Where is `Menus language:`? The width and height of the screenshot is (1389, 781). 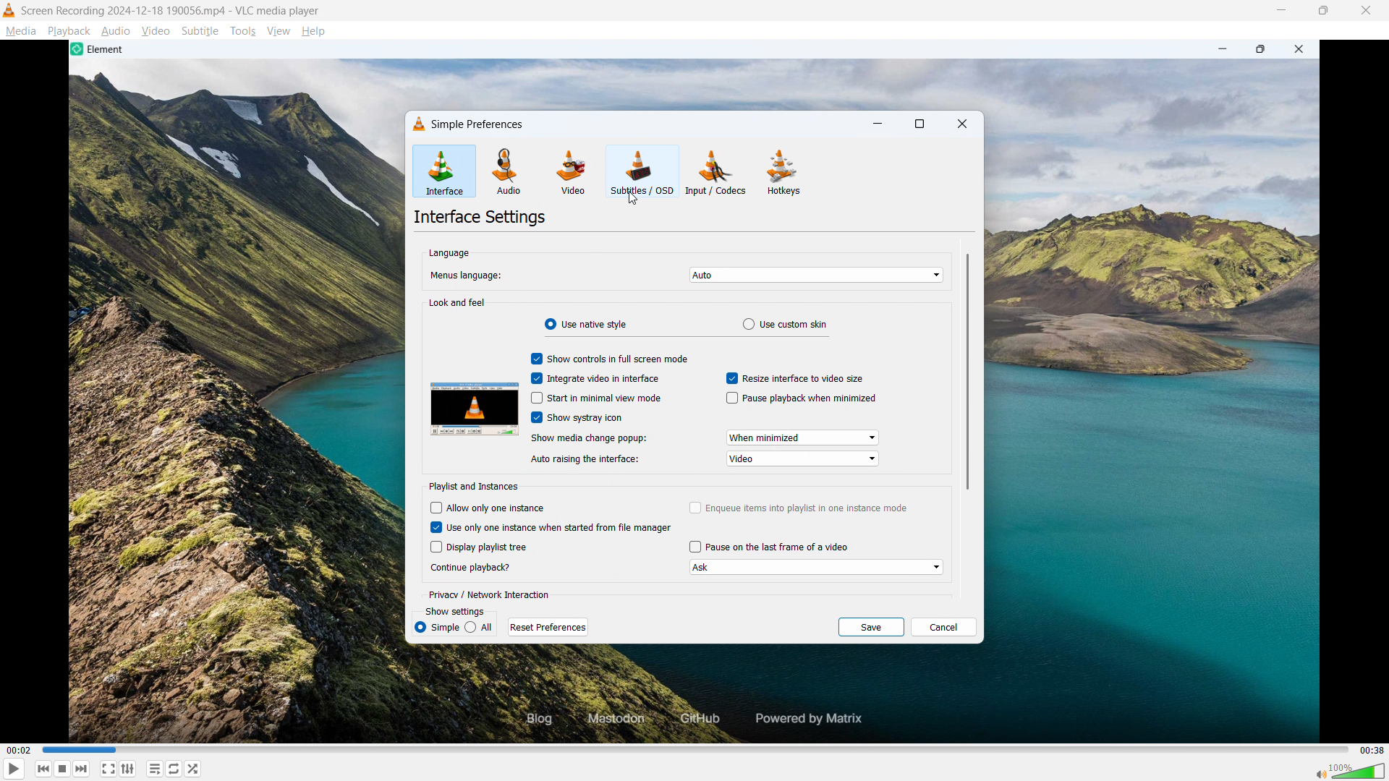
Menus language: is located at coordinates (475, 275).